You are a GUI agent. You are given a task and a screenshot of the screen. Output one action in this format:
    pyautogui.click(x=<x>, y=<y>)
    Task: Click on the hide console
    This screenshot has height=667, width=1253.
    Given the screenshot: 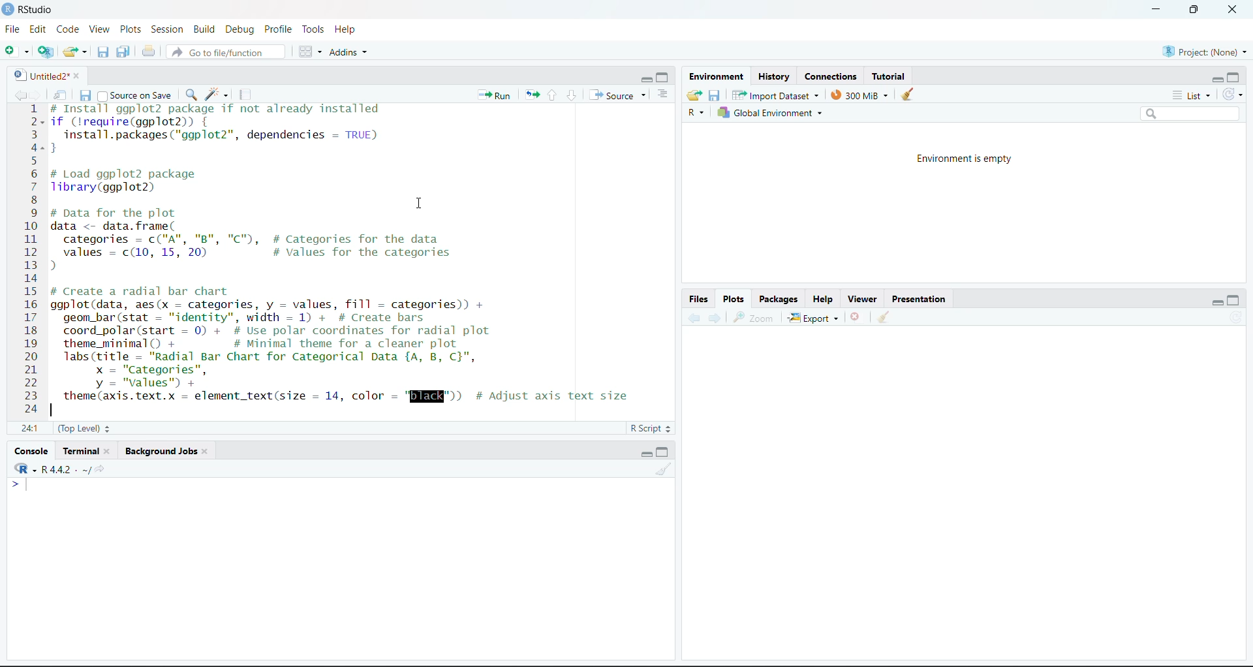 What is the action you would take?
    pyautogui.click(x=664, y=78)
    